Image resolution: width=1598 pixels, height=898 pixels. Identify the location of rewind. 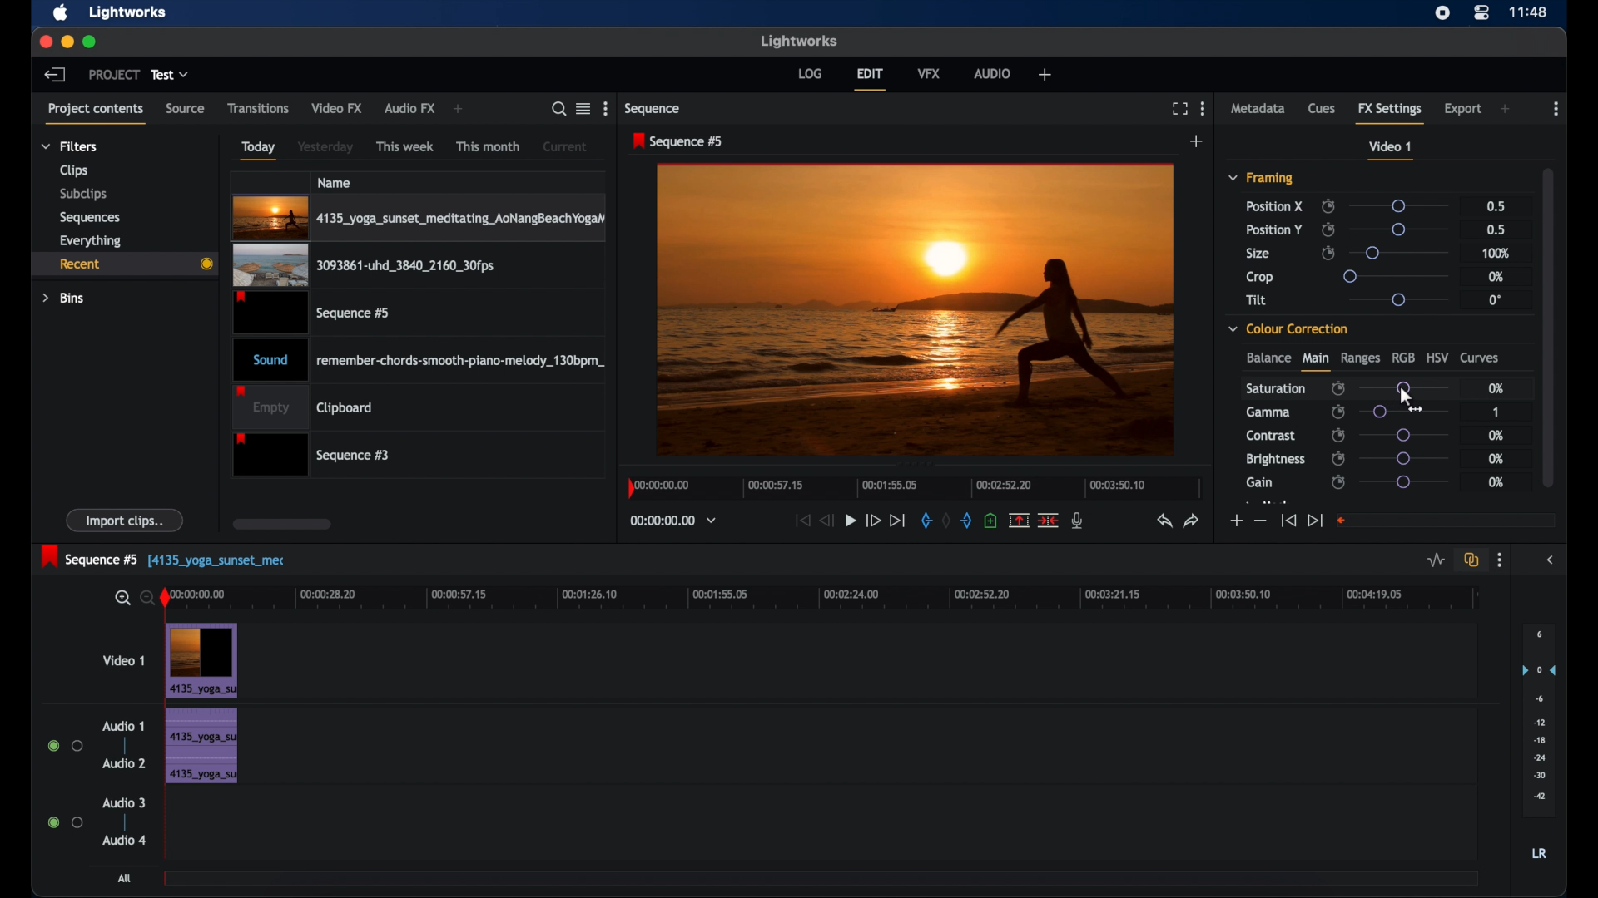
(828, 521).